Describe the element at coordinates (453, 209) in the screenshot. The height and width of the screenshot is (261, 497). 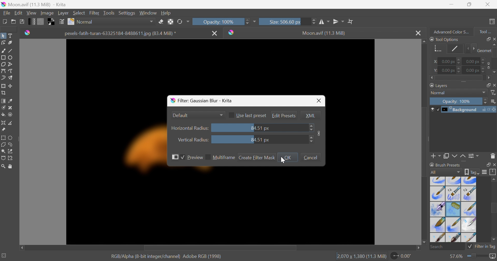
I see `Types of brush` at that location.